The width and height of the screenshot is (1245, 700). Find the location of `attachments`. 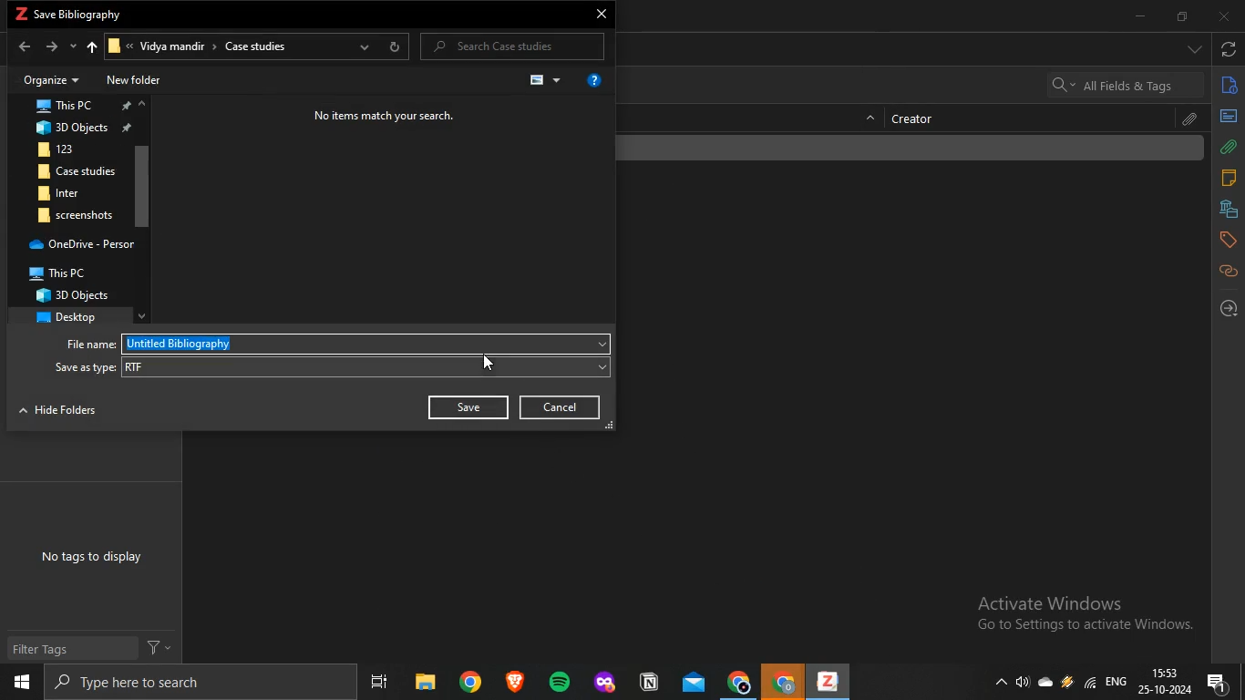

attachments is located at coordinates (1229, 147).